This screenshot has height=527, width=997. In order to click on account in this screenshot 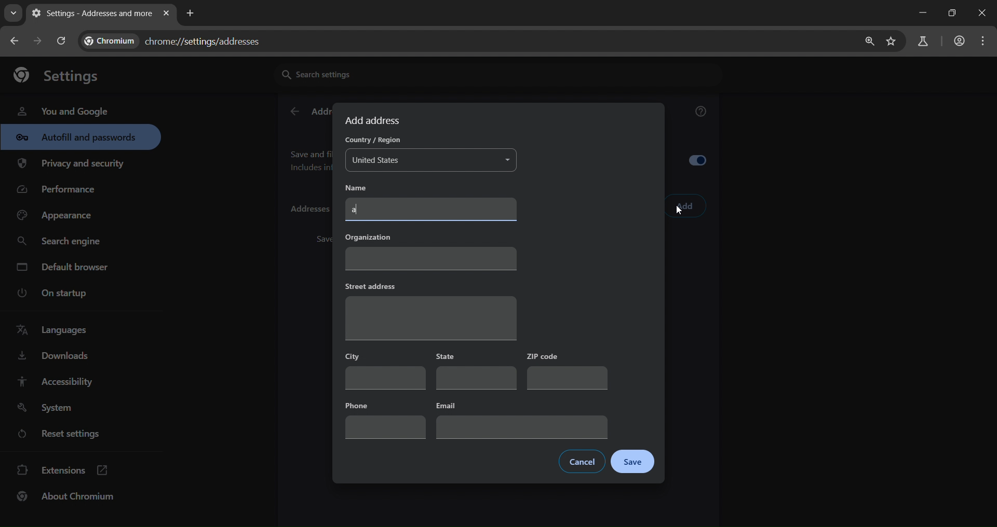, I will do `click(958, 42)`.